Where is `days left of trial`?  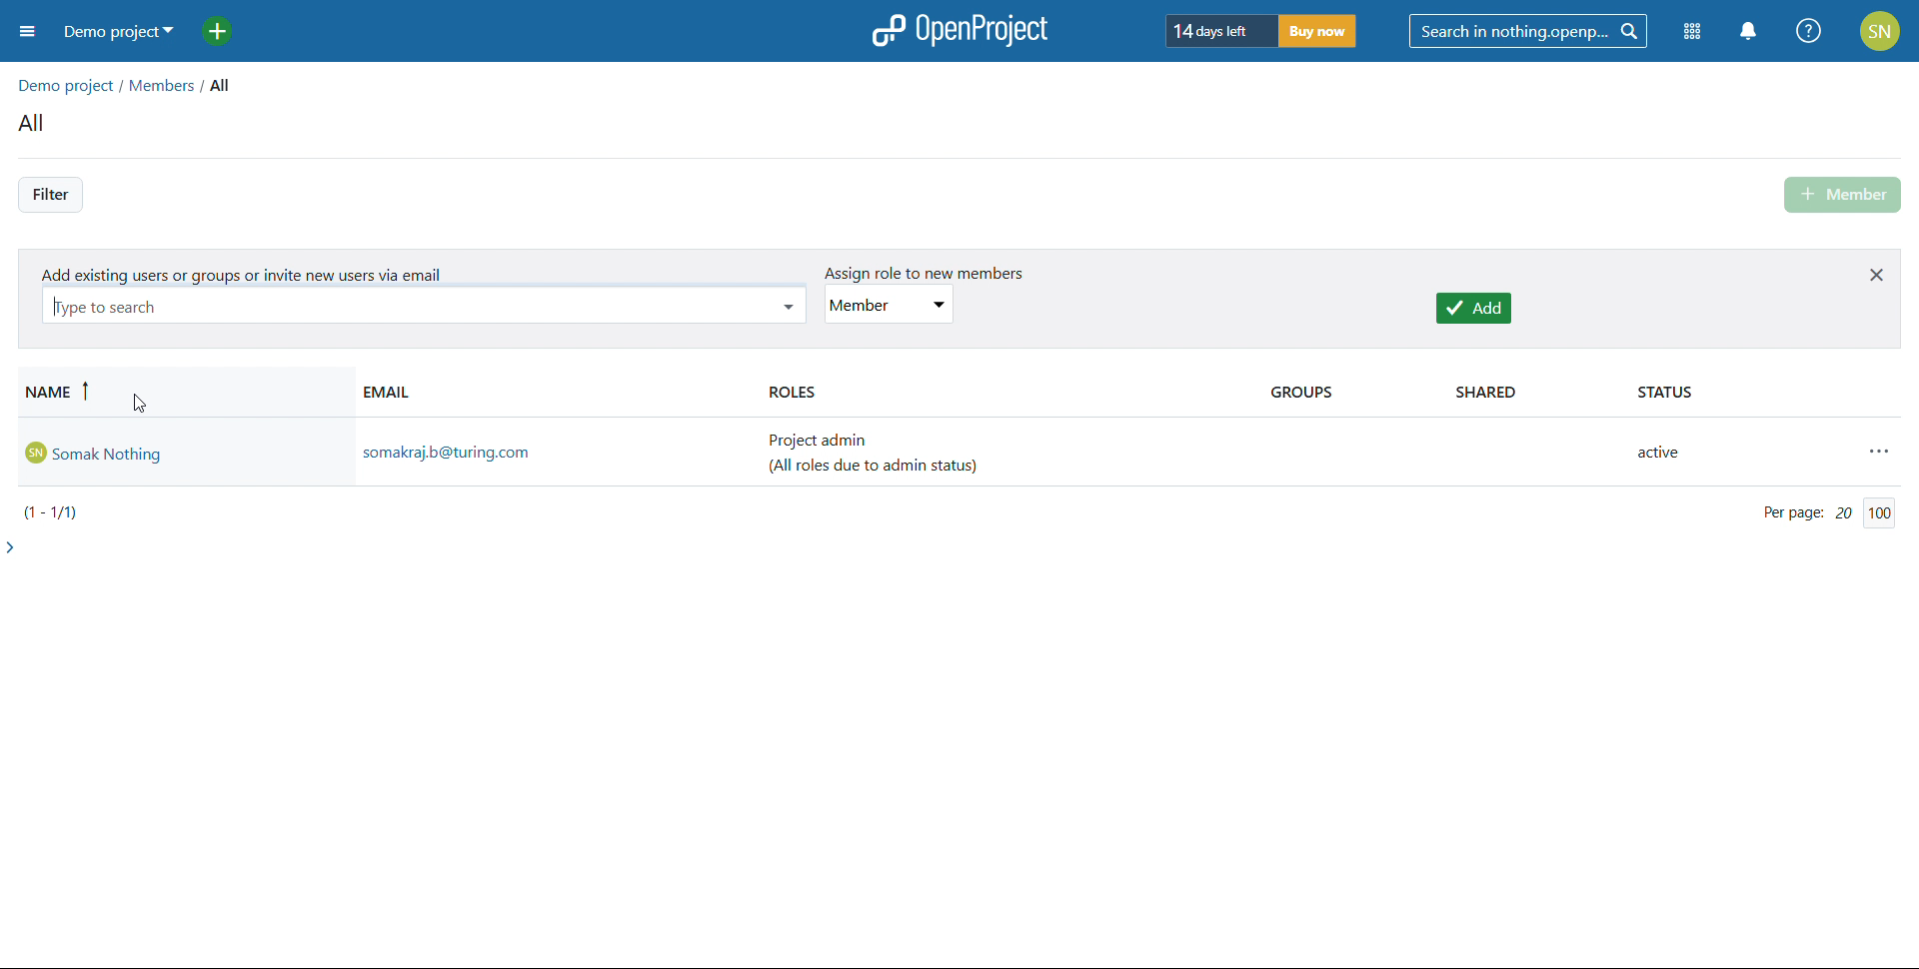
days left of trial is located at coordinates (1220, 30).